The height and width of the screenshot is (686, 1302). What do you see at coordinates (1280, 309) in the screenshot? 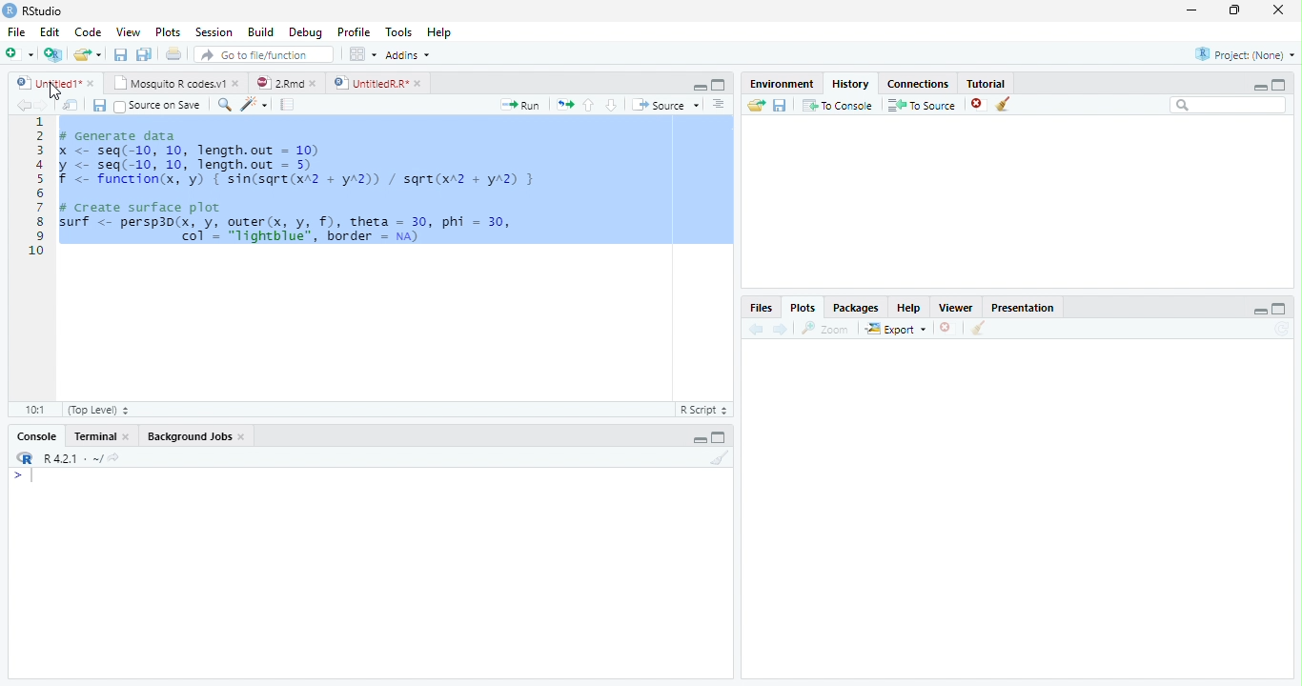
I see `maximize` at bounding box center [1280, 309].